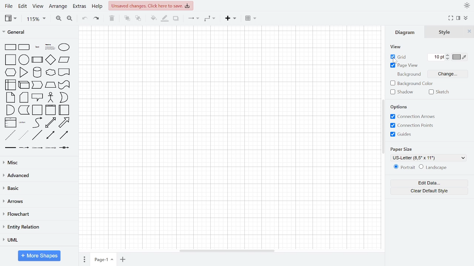  I want to click on shadow, so click(176, 18).